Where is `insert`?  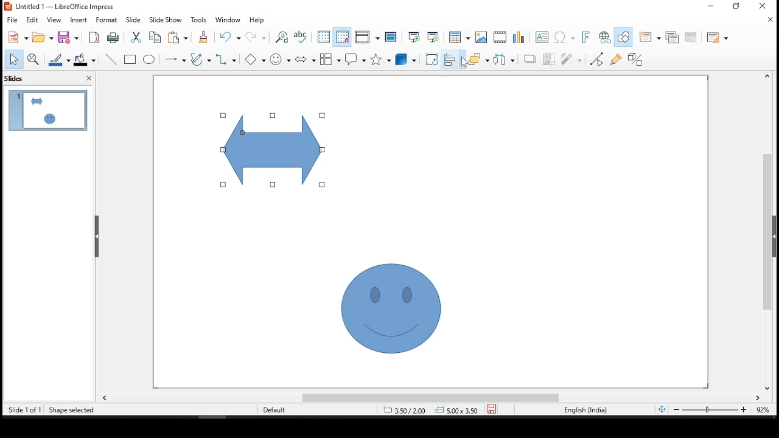 insert is located at coordinates (80, 21).